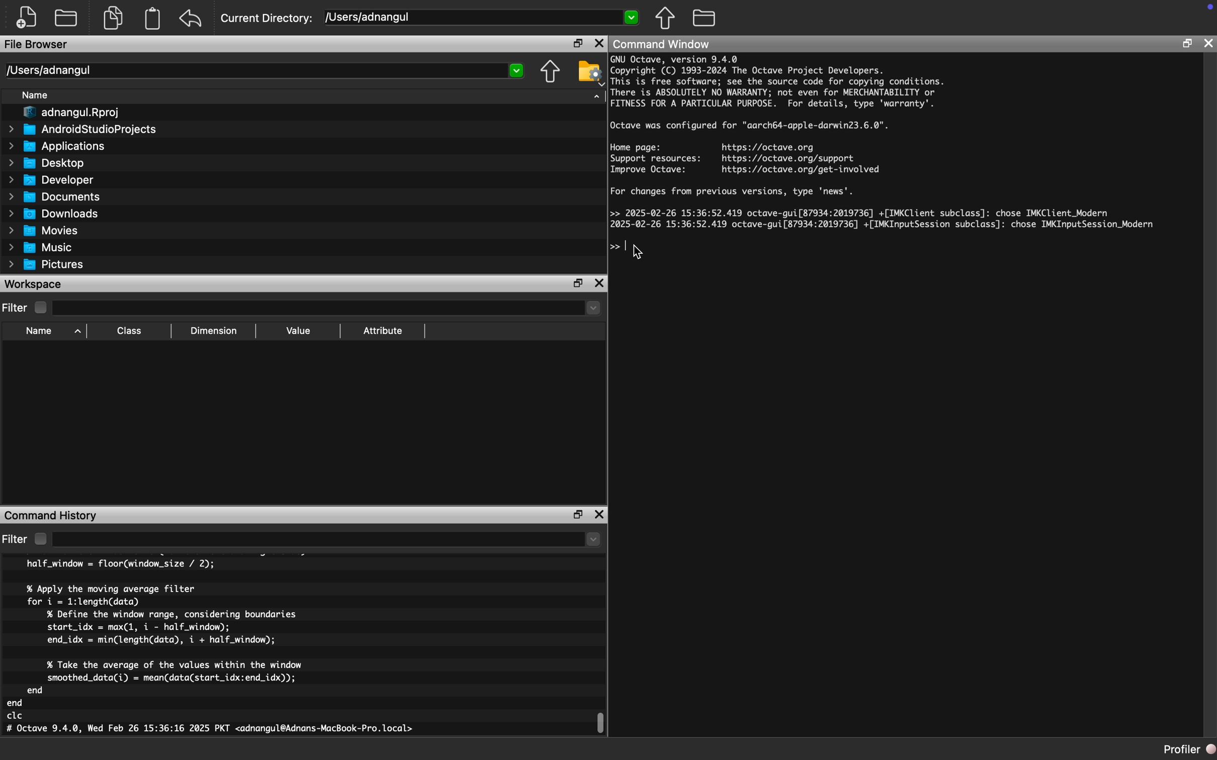 The width and height of the screenshot is (1217, 760). I want to click on Close, so click(1207, 45).